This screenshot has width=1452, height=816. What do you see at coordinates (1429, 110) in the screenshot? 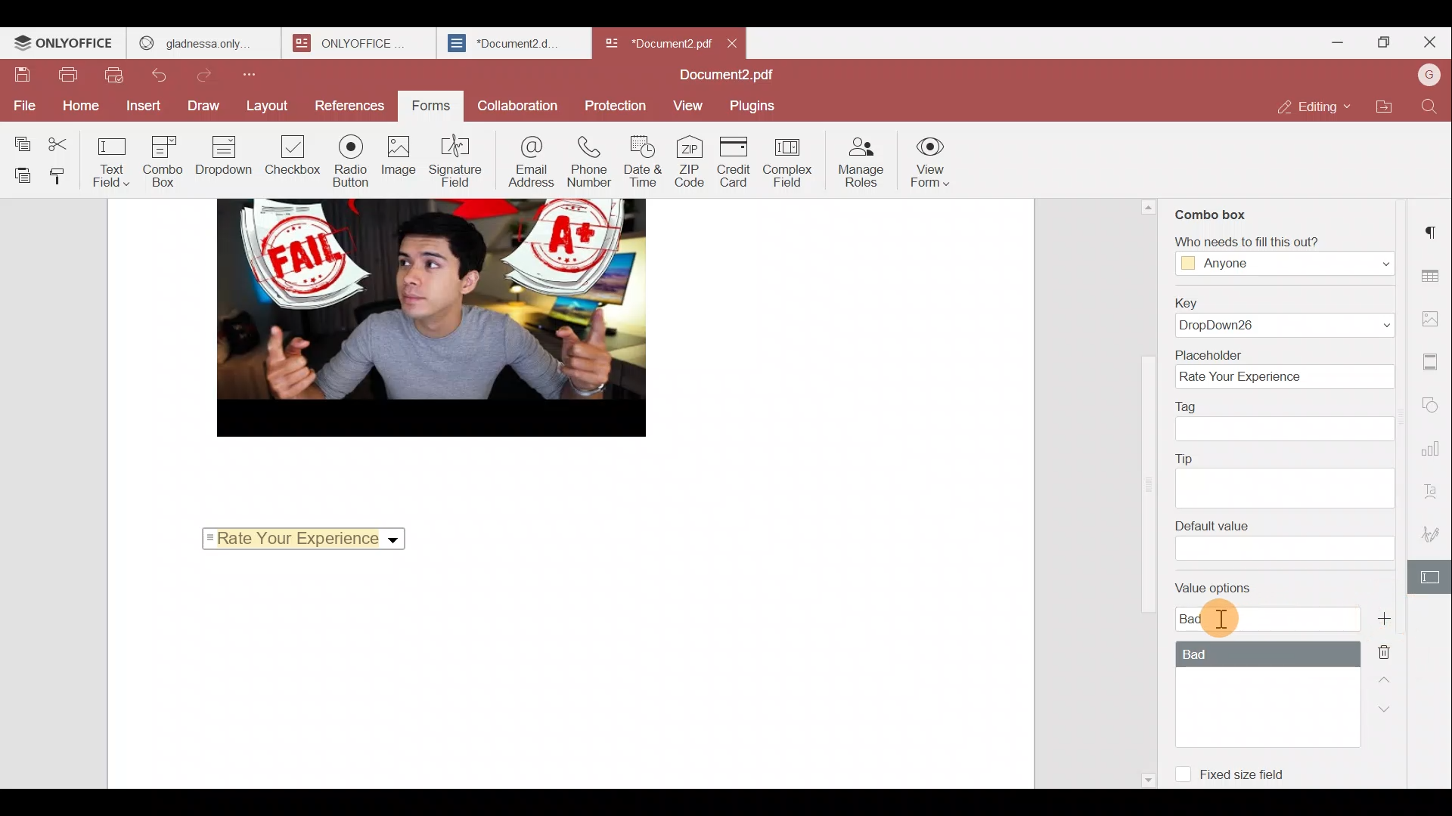
I see `Find` at bounding box center [1429, 110].